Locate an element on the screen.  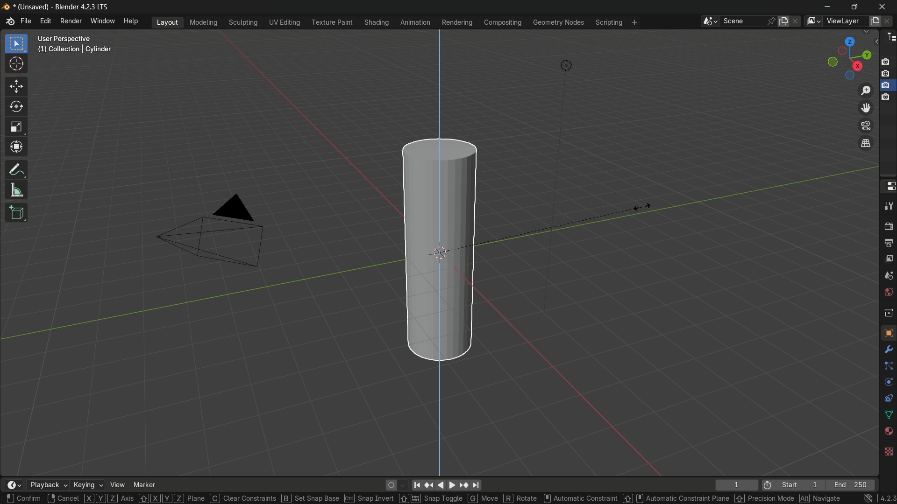
file menu is located at coordinates (26, 21).